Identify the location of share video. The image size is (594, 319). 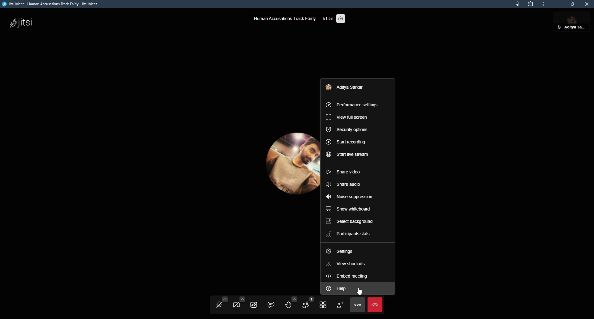
(344, 172).